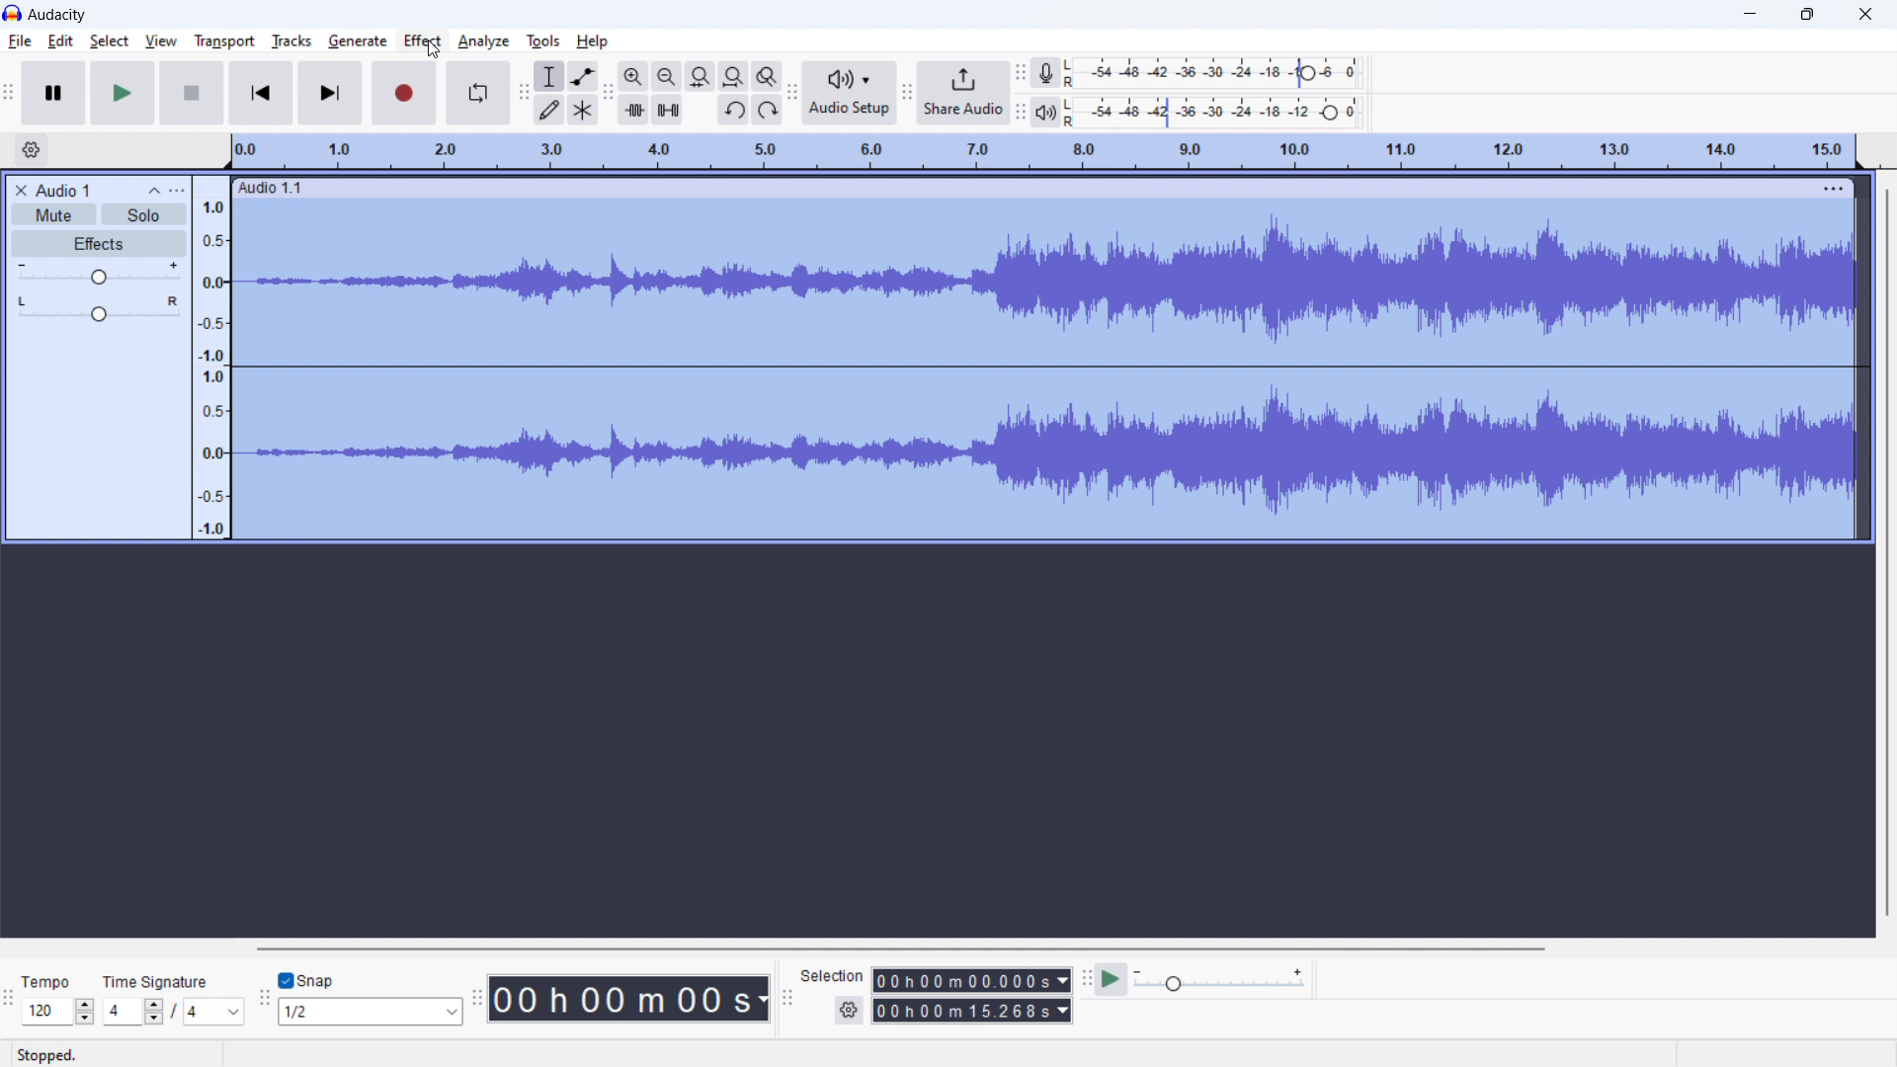  I want to click on selected audio track, so click(1049, 371).